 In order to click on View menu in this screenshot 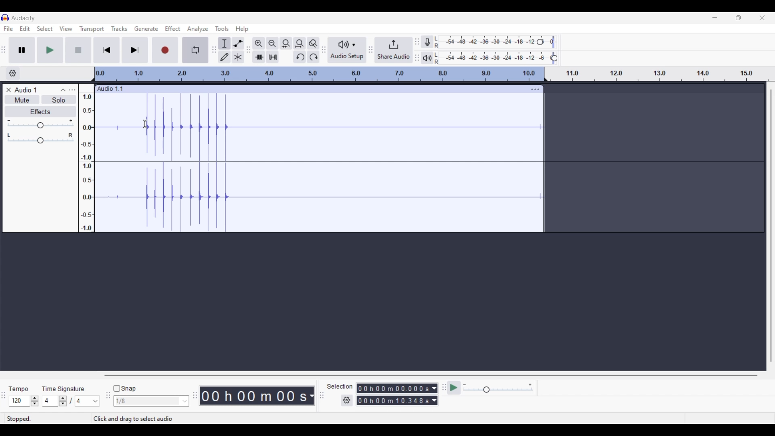, I will do `click(66, 29)`.